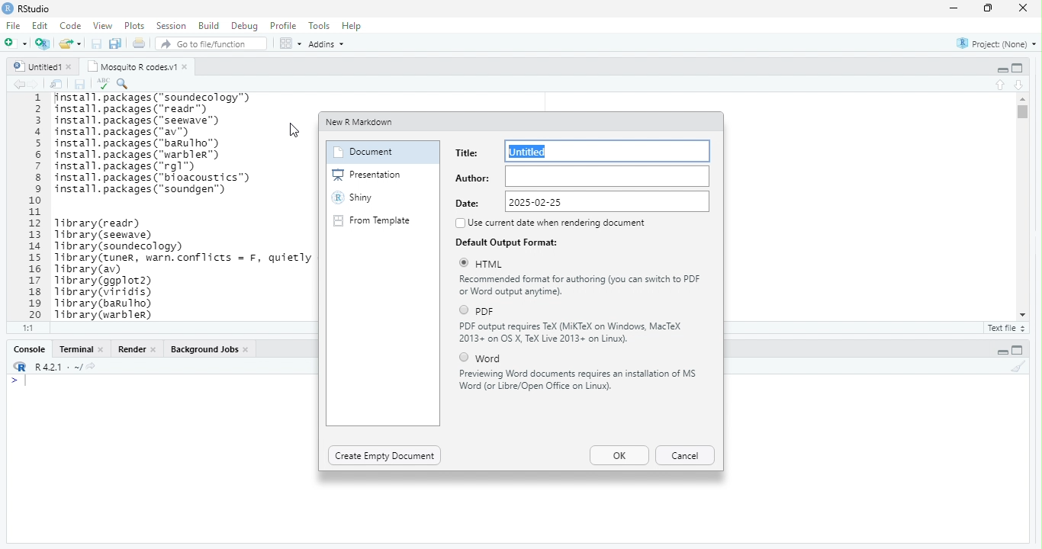  What do you see at coordinates (57, 84) in the screenshot?
I see `search in doc` at bounding box center [57, 84].